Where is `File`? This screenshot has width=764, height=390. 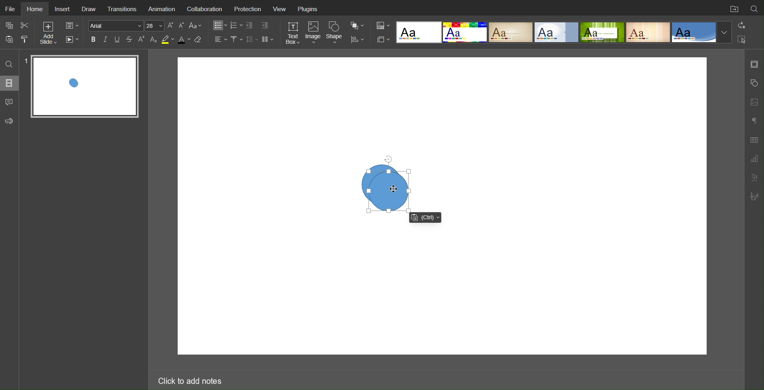
File is located at coordinates (10, 9).